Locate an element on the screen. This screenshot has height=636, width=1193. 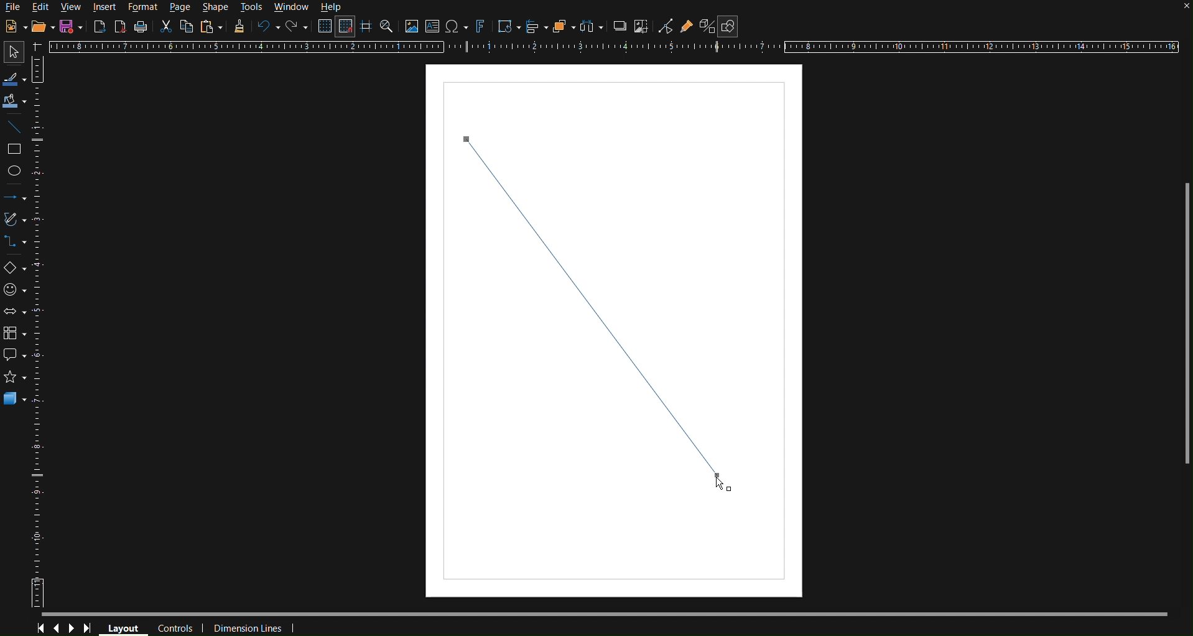
Last Page is located at coordinates (91, 628).